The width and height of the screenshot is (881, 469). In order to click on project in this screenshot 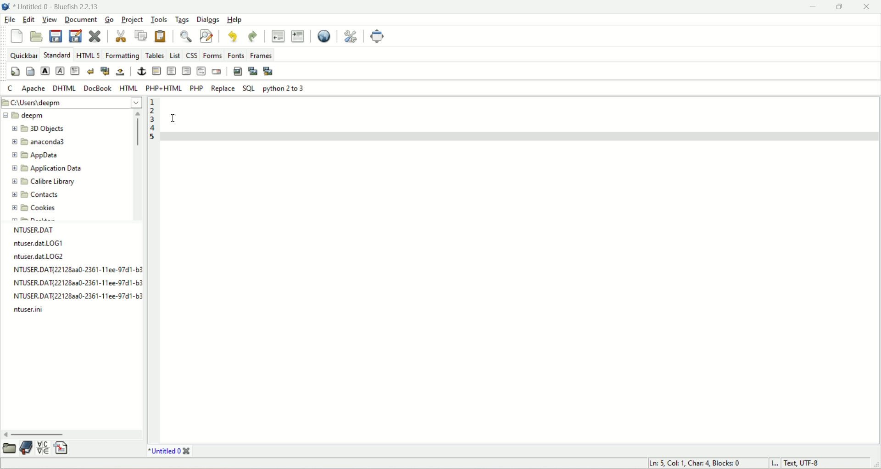, I will do `click(133, 19)`.